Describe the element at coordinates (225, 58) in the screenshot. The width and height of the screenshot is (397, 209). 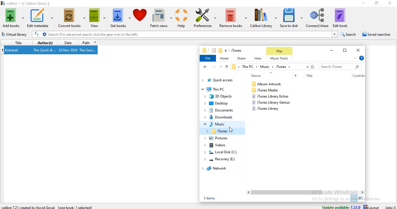
I see `home` at that location.